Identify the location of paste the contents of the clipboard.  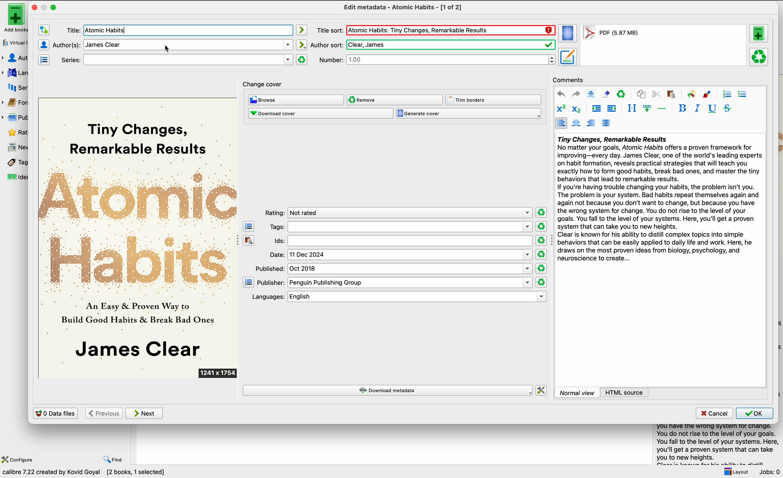
(249, 240).